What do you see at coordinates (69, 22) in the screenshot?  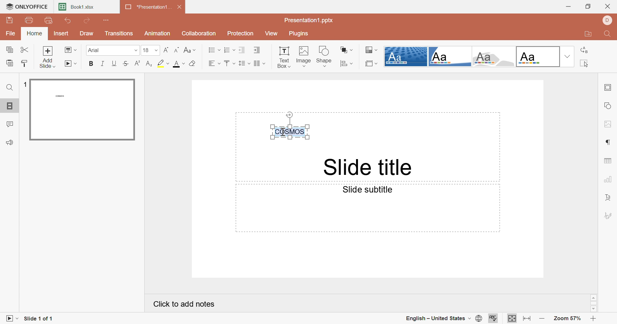 I see `Undo` at bounding box center [69, 22].